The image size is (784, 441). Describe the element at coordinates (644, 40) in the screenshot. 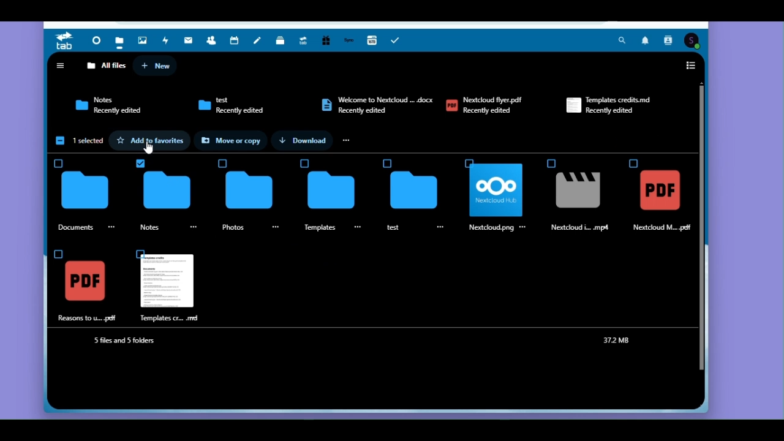

I see `Notification` at that location.